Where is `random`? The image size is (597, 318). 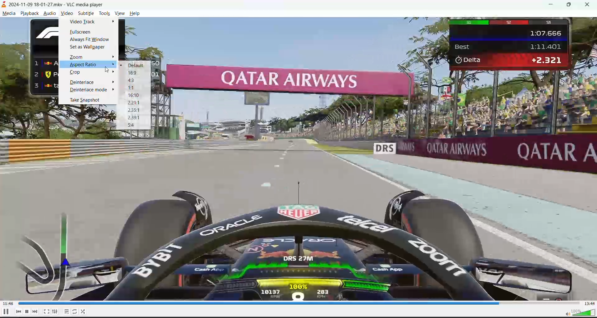 random is located at coordinates (85, 311).